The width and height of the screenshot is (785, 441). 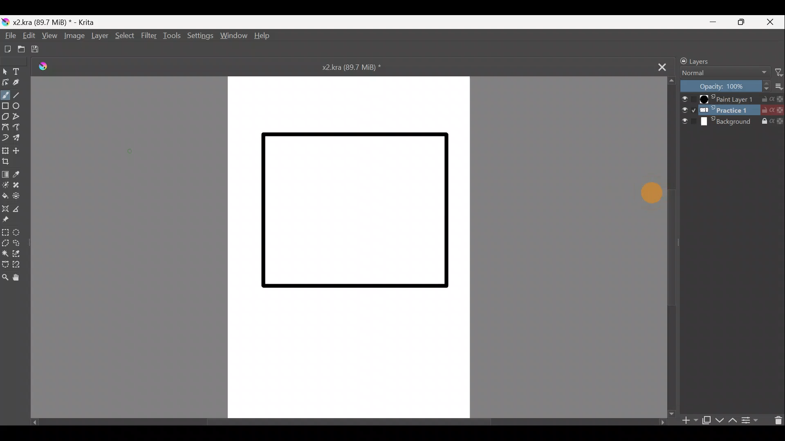 I want to click on Layer, so click(x=99, y=36).